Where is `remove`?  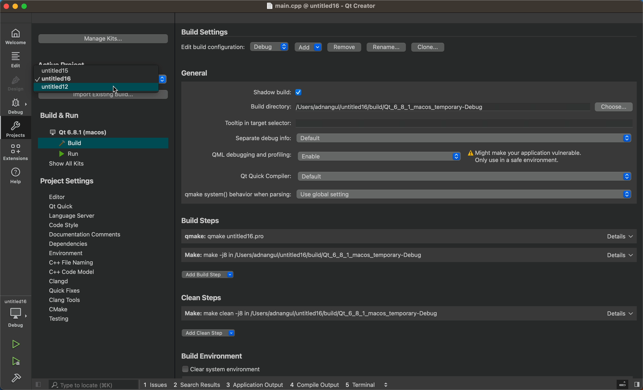
remove is located at coordinates (345, 46).